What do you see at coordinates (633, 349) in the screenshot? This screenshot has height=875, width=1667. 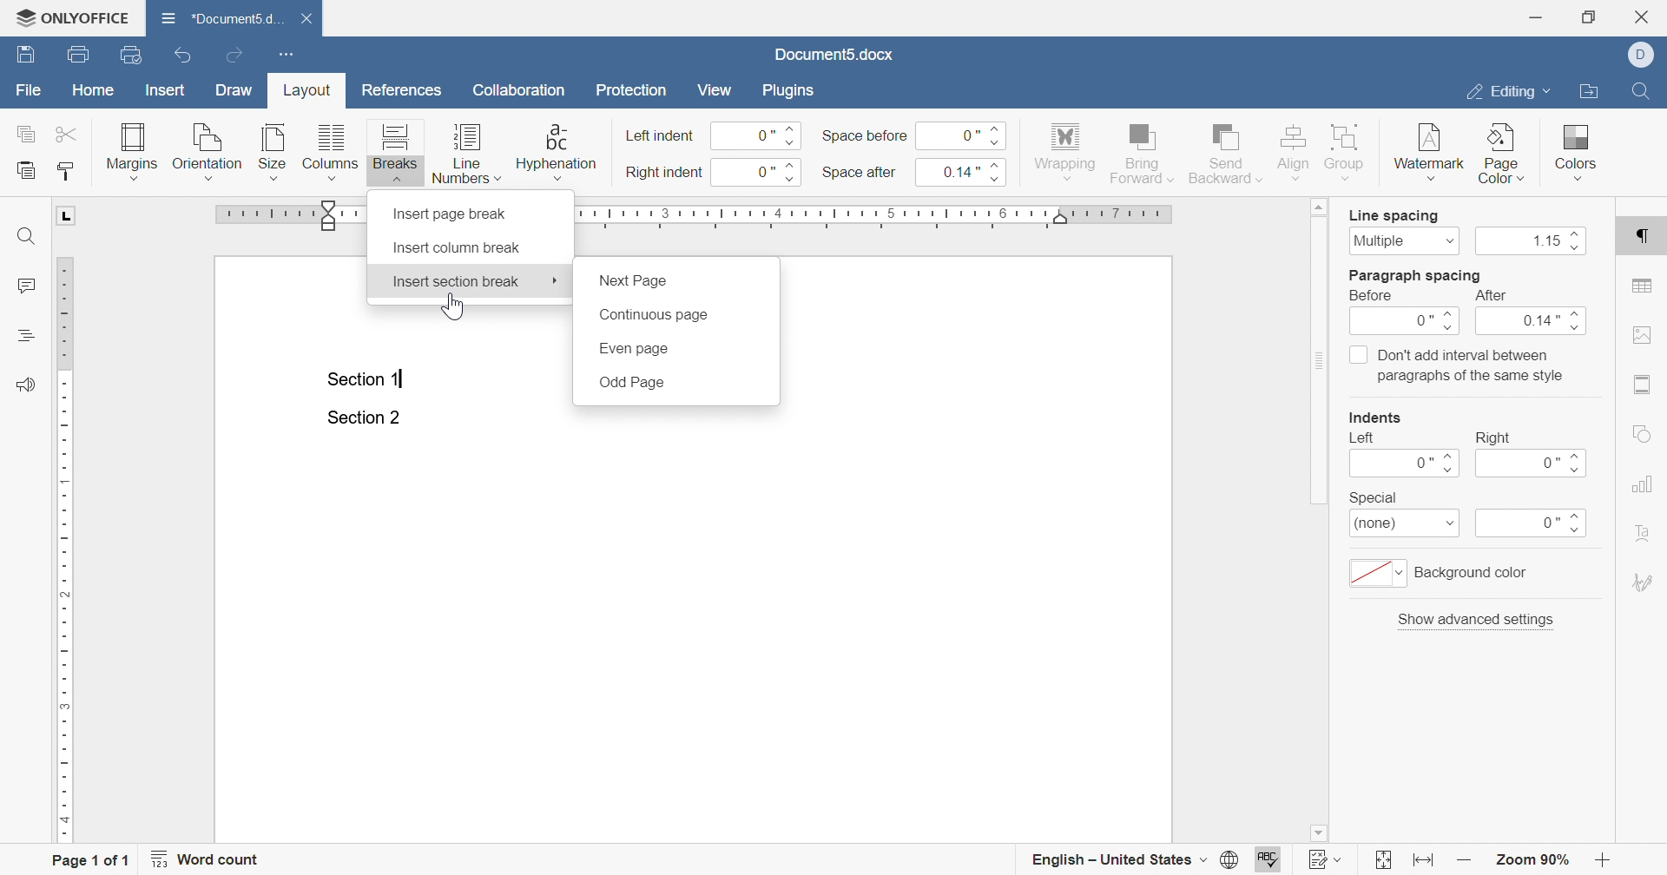 I see `even page` at bounding box center [633, 349].